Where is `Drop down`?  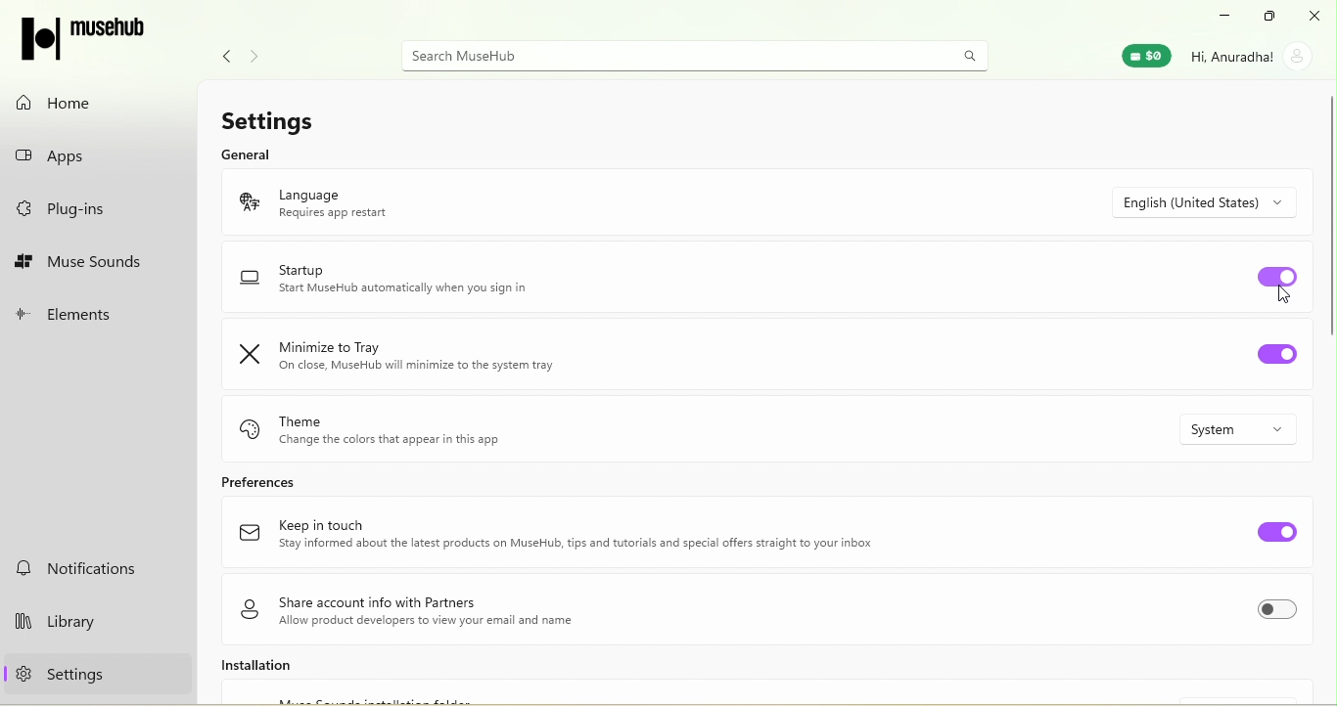
Drop down is located at coordinates (1219, 201).